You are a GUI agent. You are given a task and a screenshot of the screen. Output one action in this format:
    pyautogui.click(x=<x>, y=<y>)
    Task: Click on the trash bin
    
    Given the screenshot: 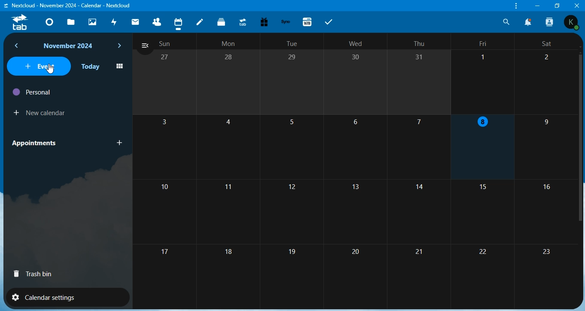 What is the action you would take?
    pyautogui.click(x=32, y=274)
    